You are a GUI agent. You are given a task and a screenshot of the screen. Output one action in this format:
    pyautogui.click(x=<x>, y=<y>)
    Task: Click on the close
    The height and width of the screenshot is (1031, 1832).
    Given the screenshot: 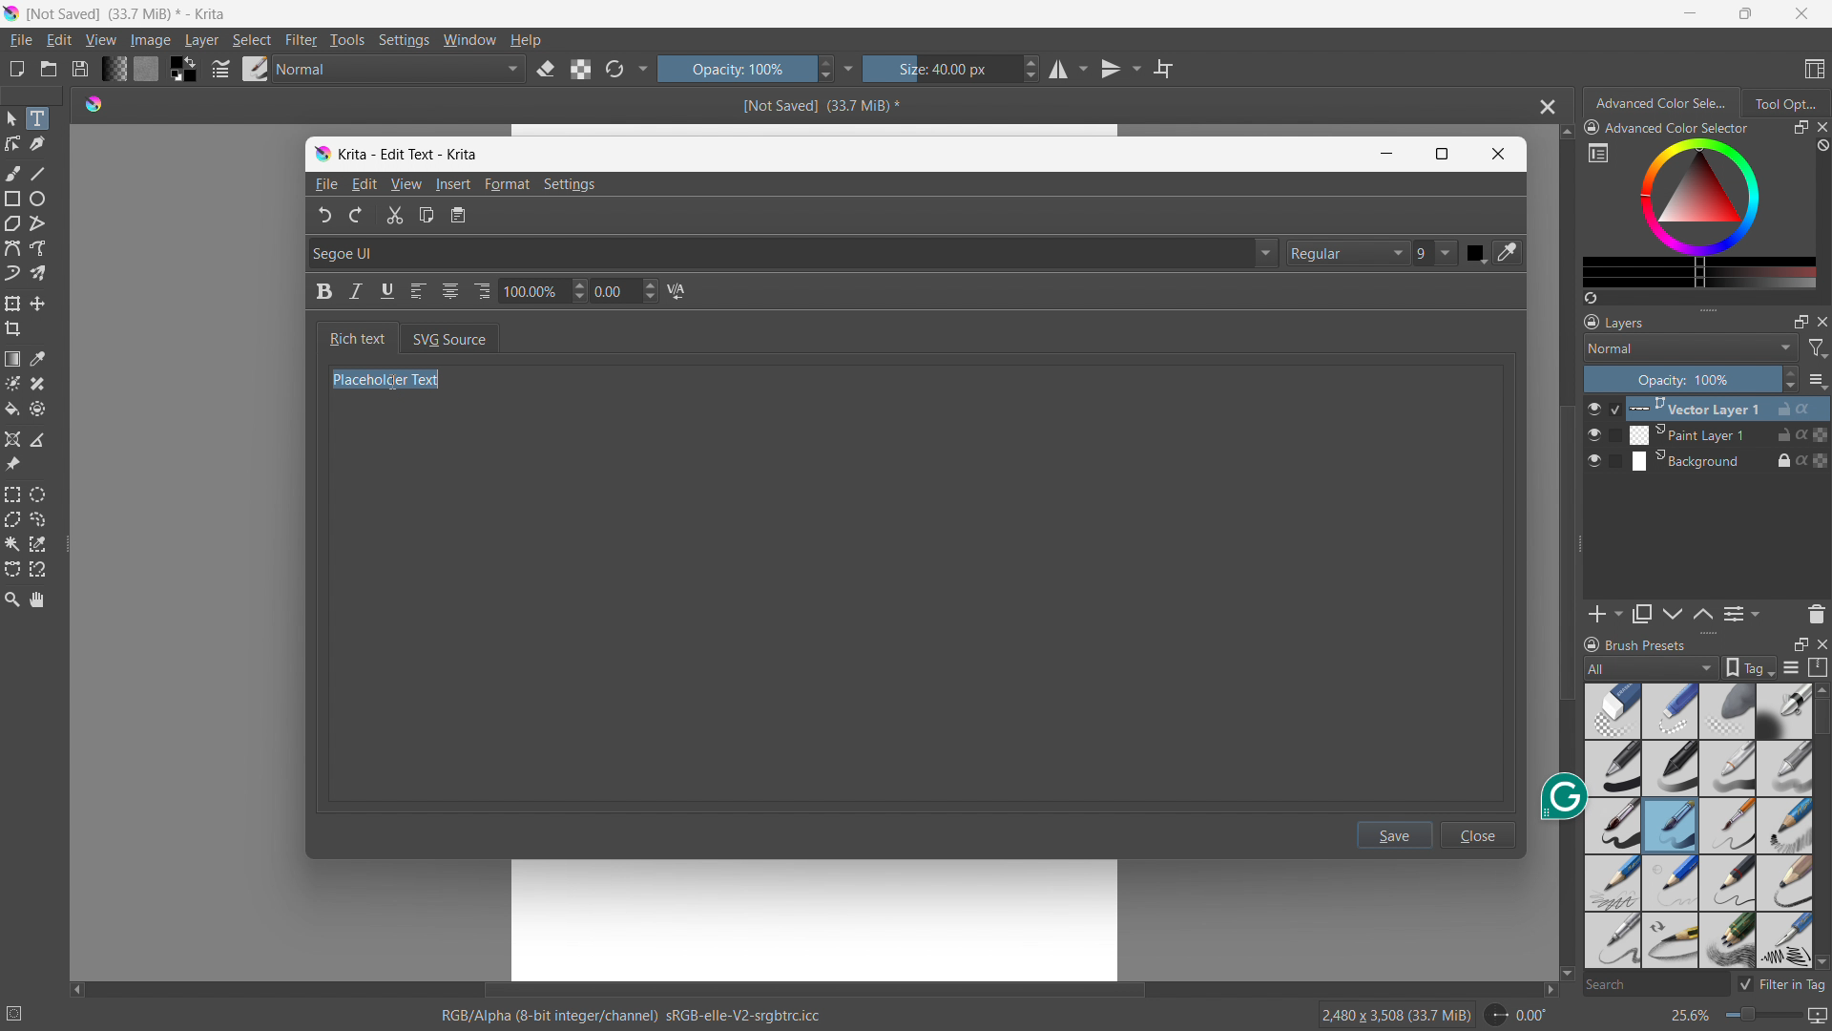 What is the action you would take?
    pyautogui.click(x=1821, y=127)
    